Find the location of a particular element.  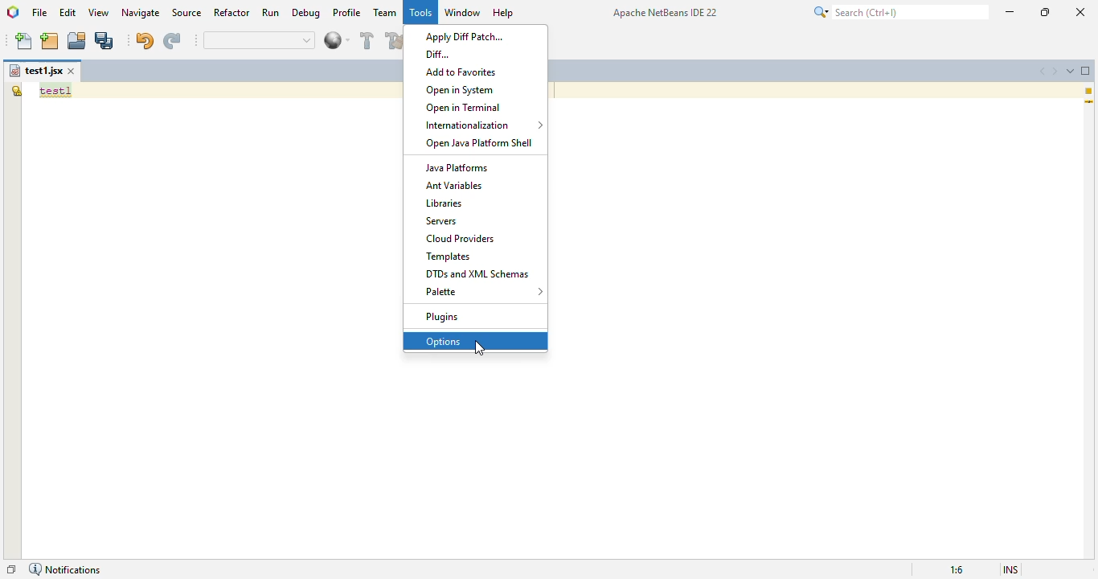

the global variable "test1" is not declared. is located at coordinates (16, 90).